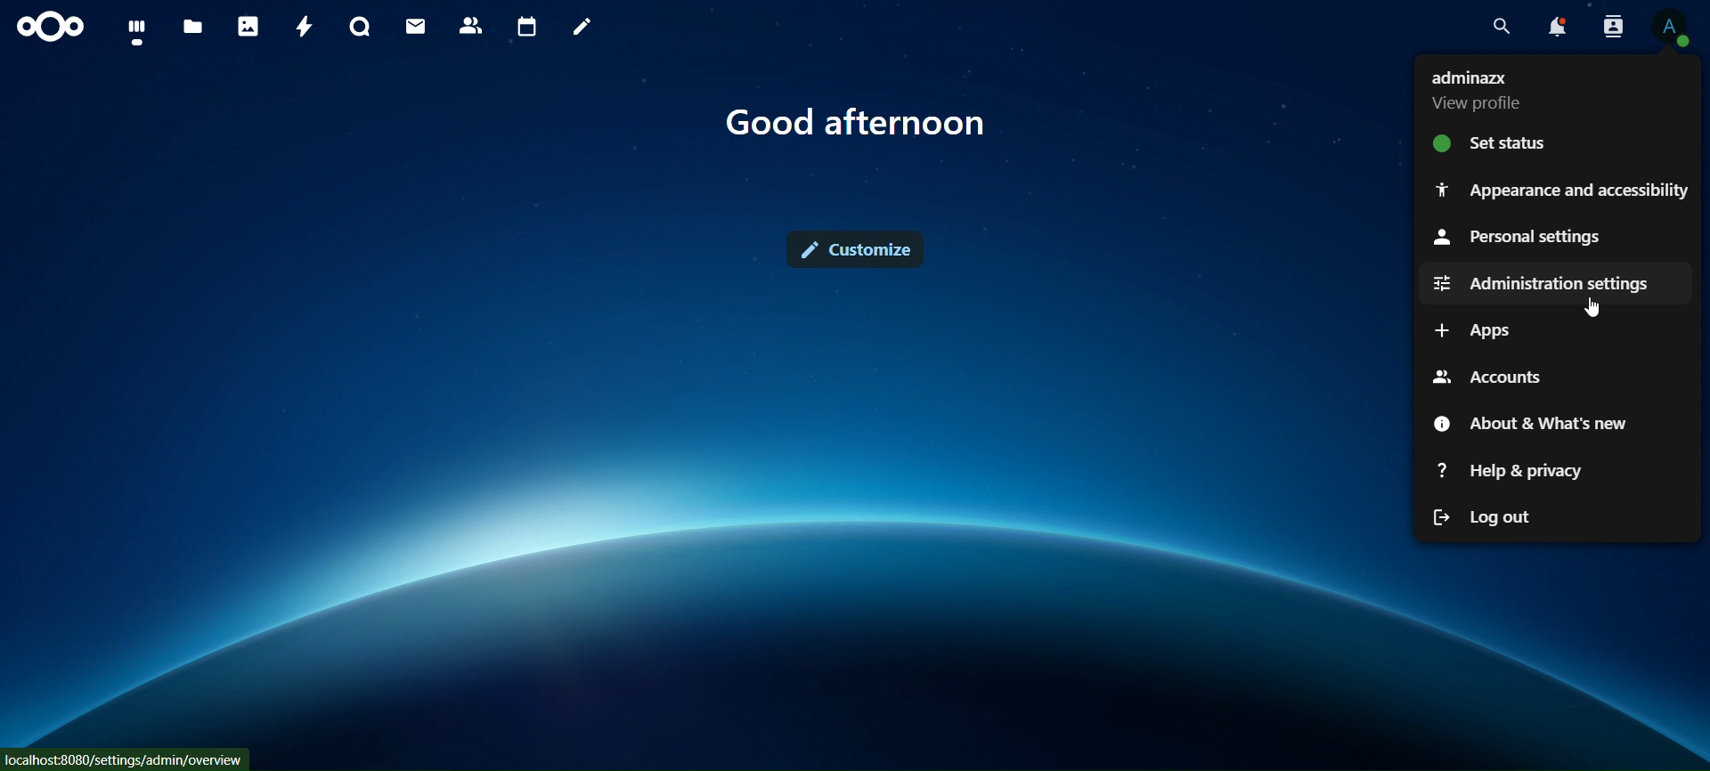  What do you see at coordinates (299, 25) in the screenshot?
I see `activity` at bounding box center [299, 25].